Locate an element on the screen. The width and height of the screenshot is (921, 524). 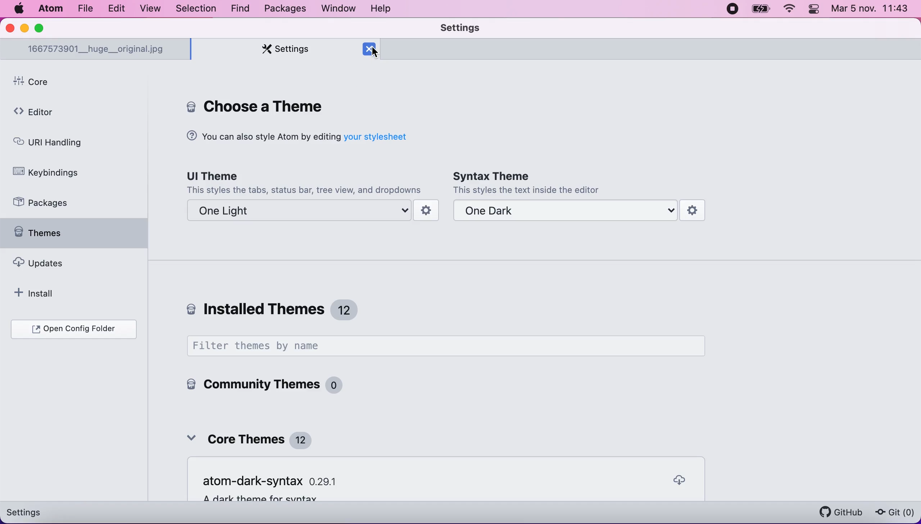
Mar 5 nov. 11:42 is located at coordinates (871, 10).